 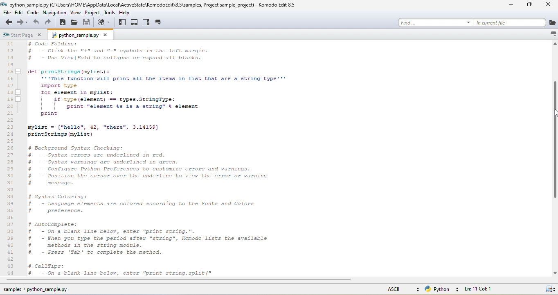 I want to click on horizontal scroll bar, so click(x=185, y=281).